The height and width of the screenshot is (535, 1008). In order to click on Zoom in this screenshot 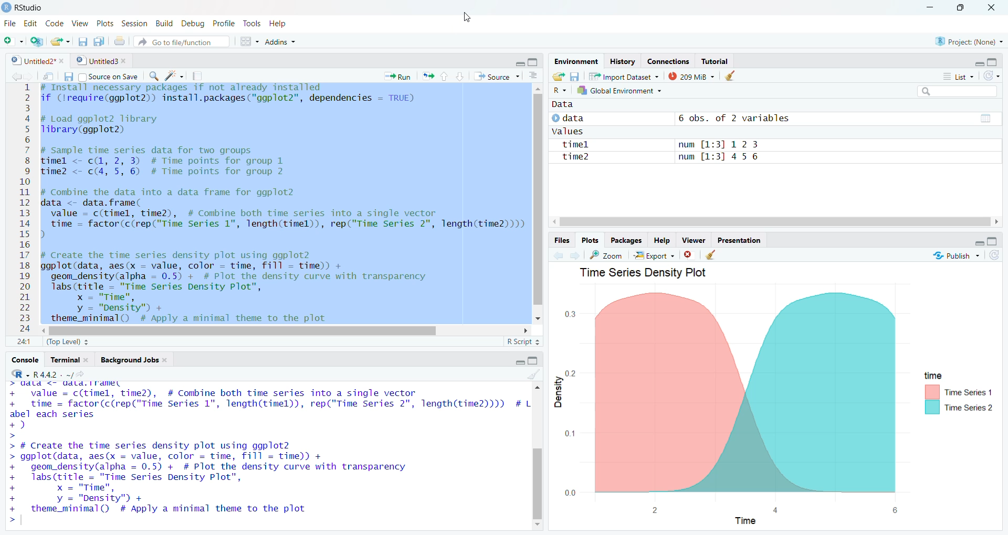, I will do `click(606, 255)`.